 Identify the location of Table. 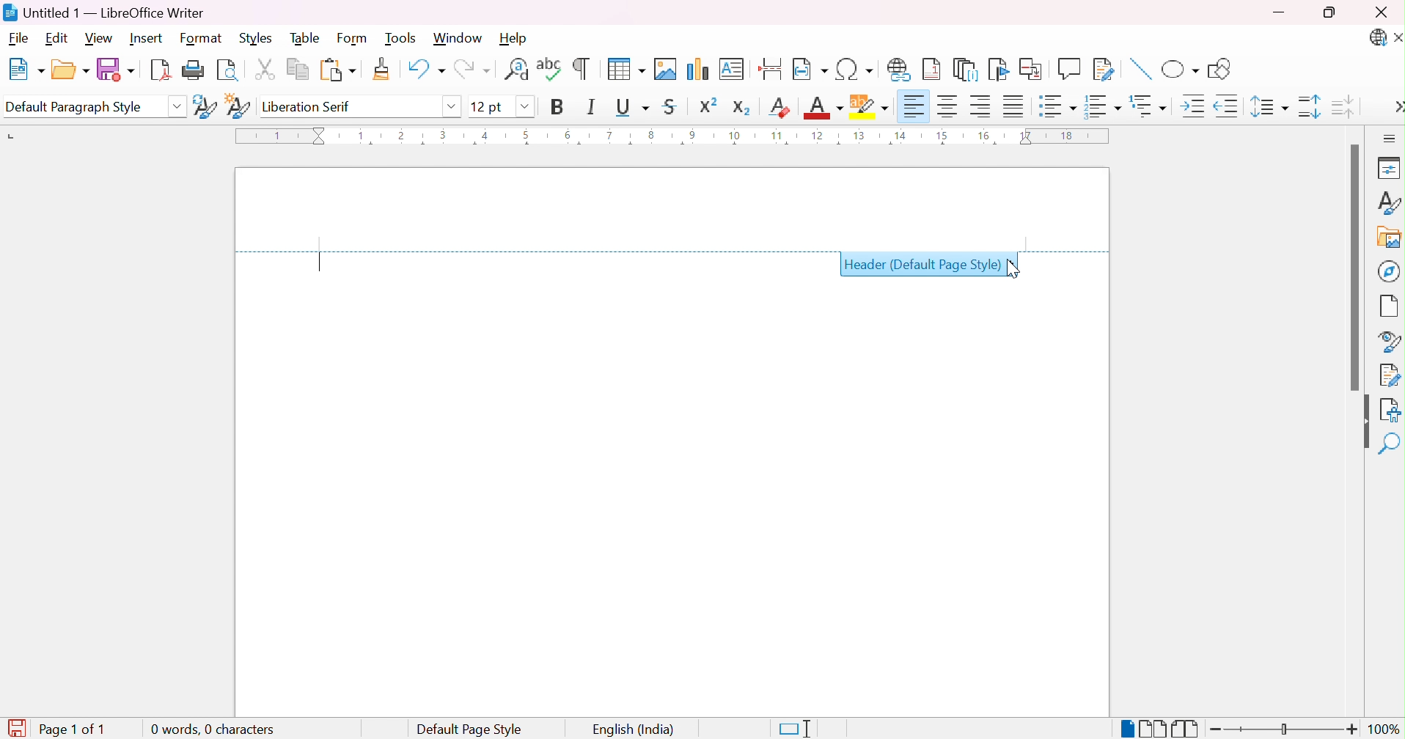
(307, 40).